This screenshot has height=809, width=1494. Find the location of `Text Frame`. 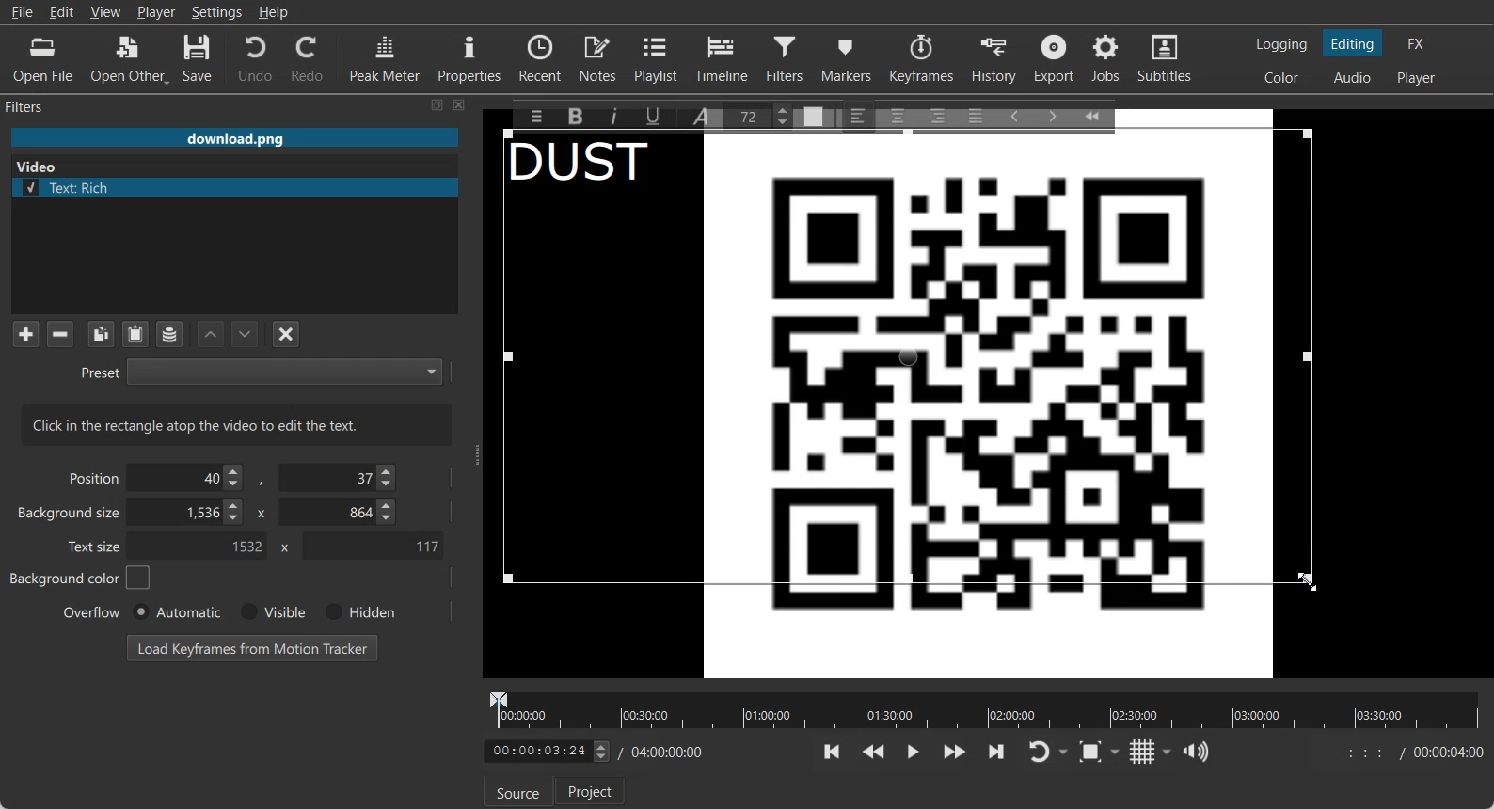

Text Frame is located at coordinates (914, 397).